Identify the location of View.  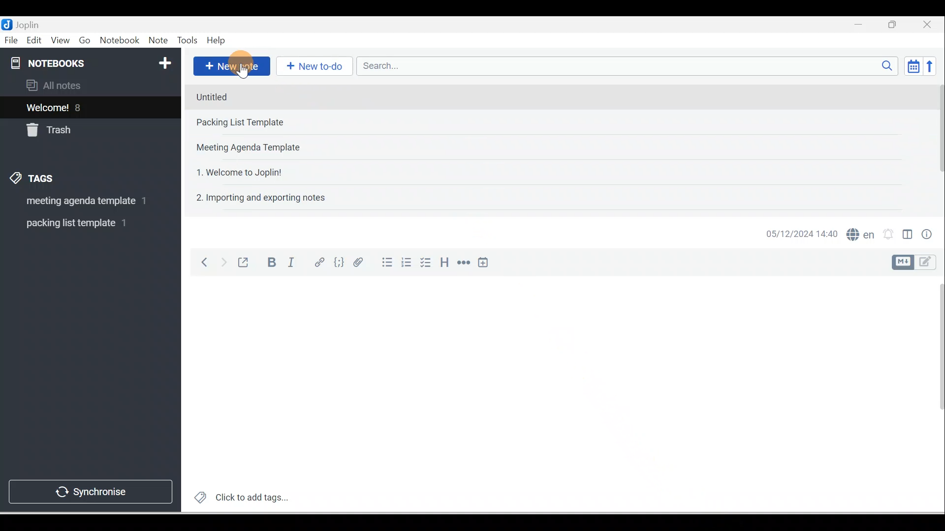
(60, 41).